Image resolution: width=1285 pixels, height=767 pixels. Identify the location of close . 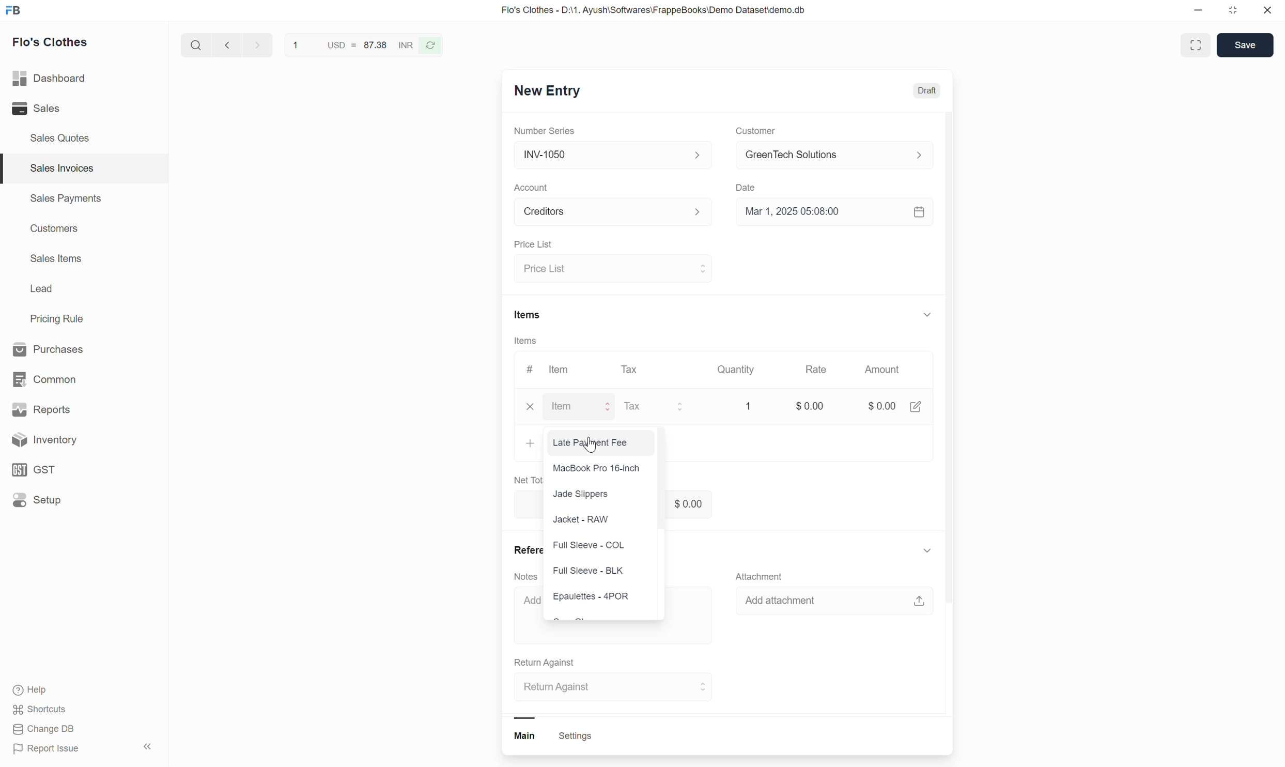
(525, 409).